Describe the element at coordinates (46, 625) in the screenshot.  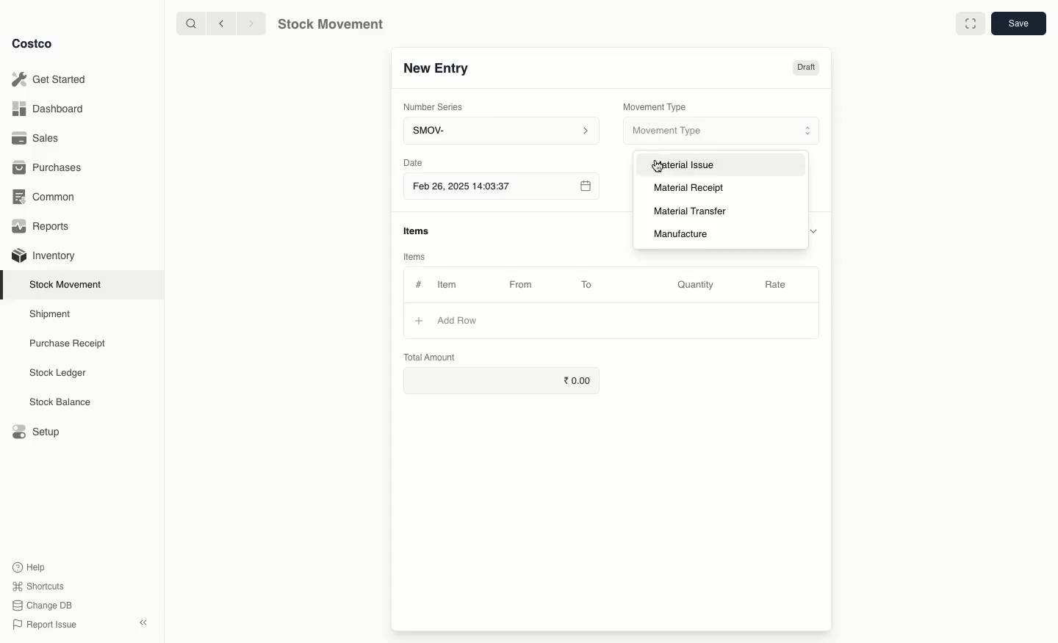
I see `Report Issue` at that location.